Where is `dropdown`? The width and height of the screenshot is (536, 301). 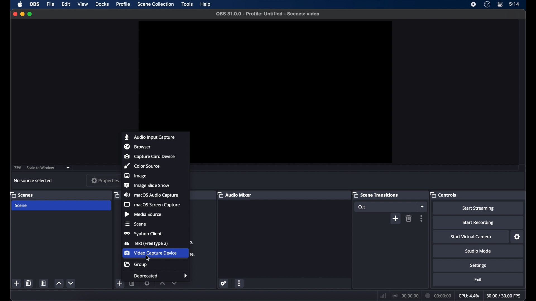
dropdown is located at coordinates (422, 207).